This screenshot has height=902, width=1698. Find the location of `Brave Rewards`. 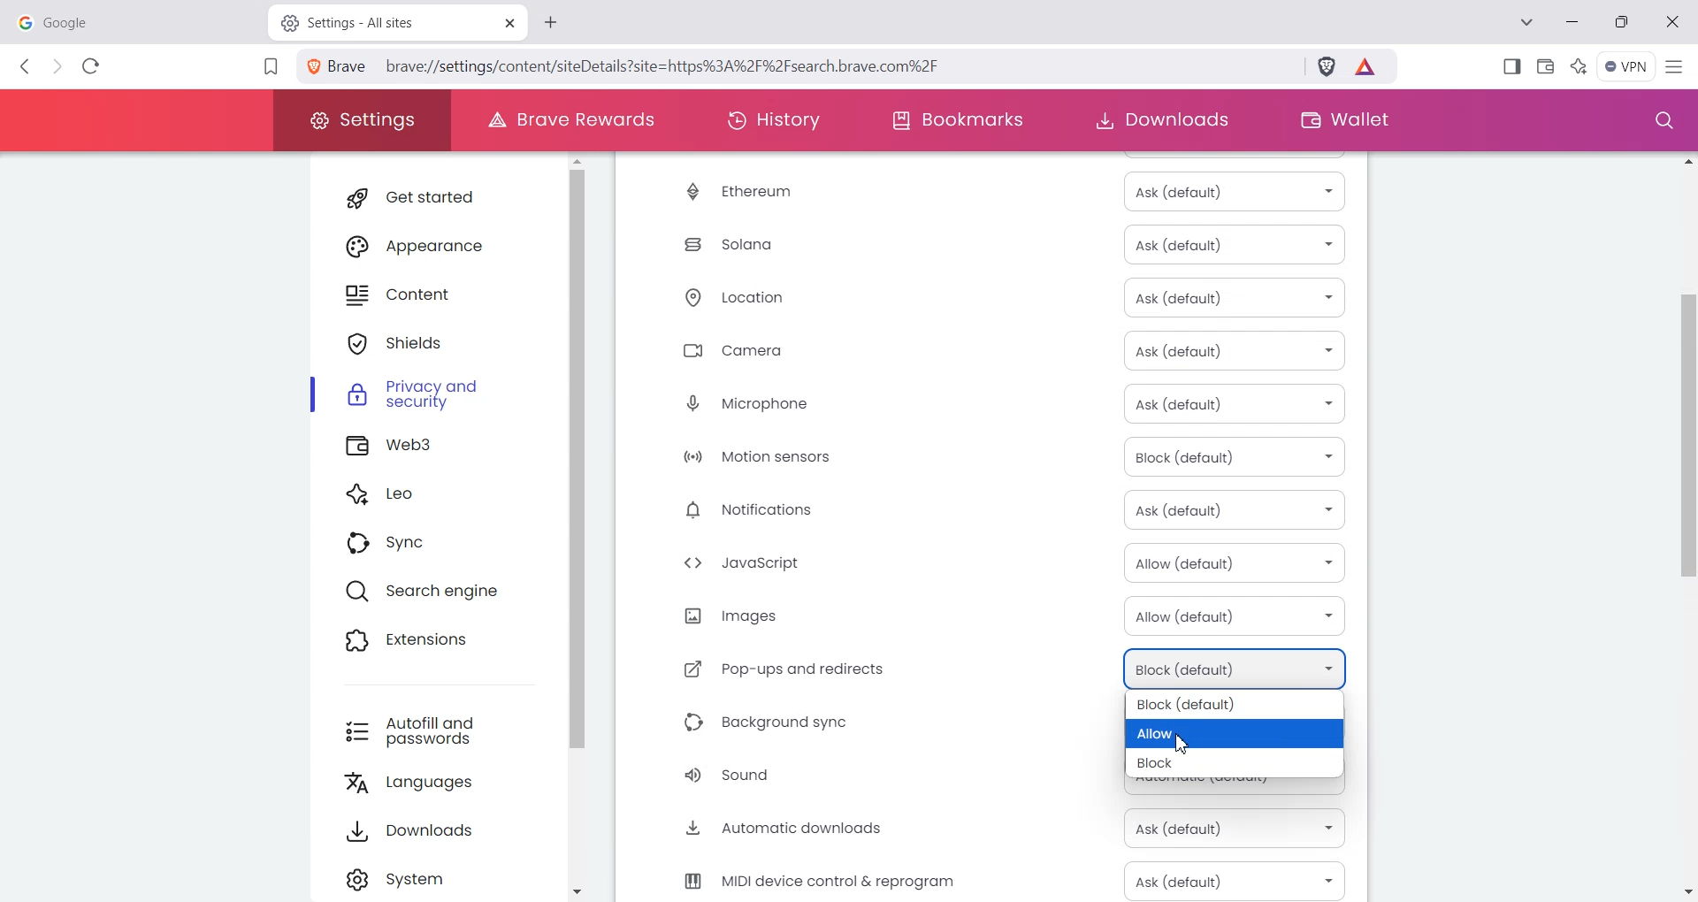

Brave Rewards is located at coordinates (566, 120).